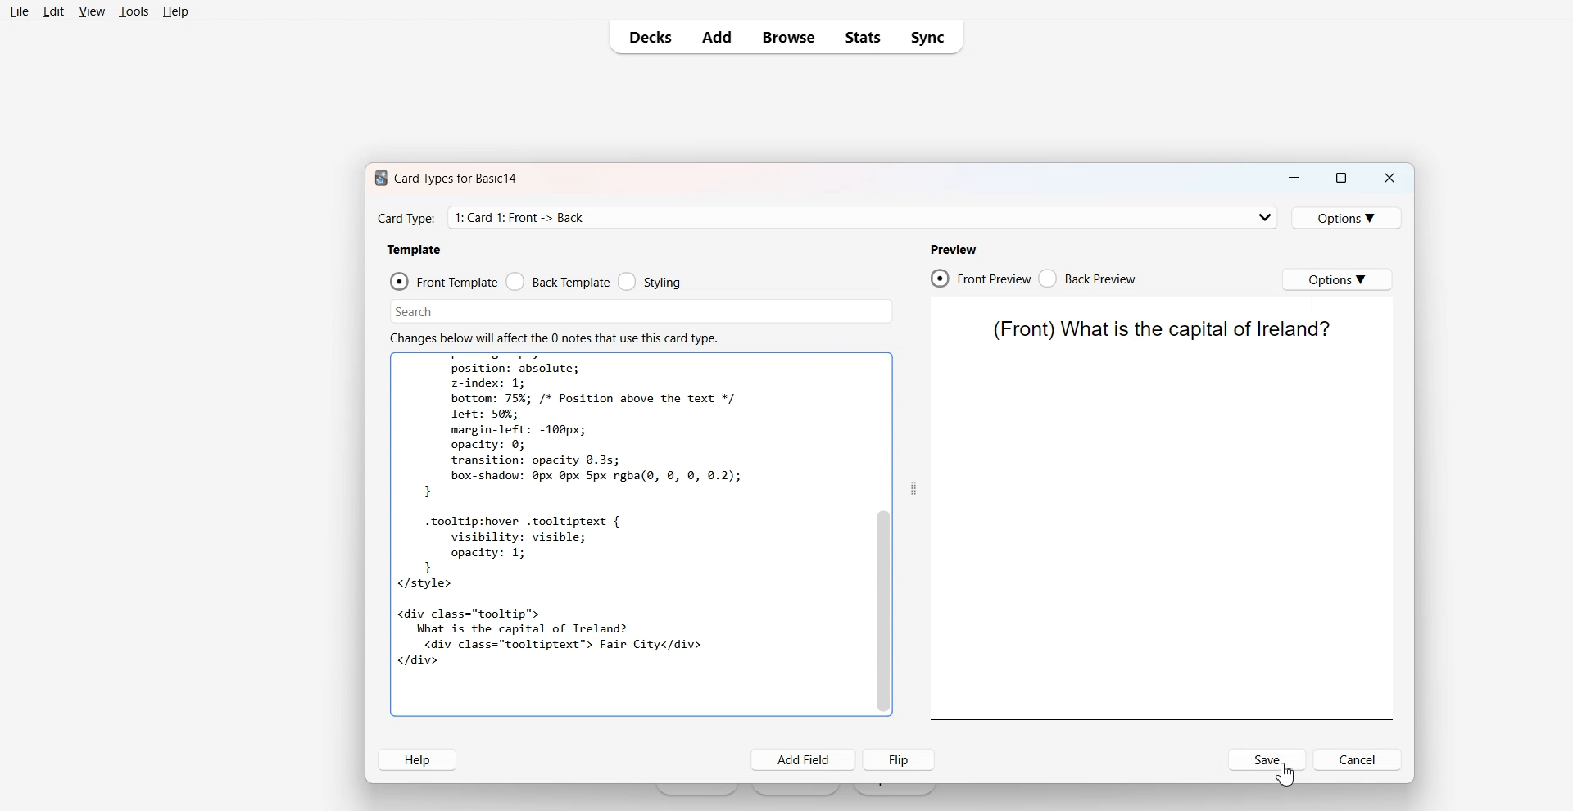 The image size is (1573, 811). I want to click on Back Template, so click(558, 281).